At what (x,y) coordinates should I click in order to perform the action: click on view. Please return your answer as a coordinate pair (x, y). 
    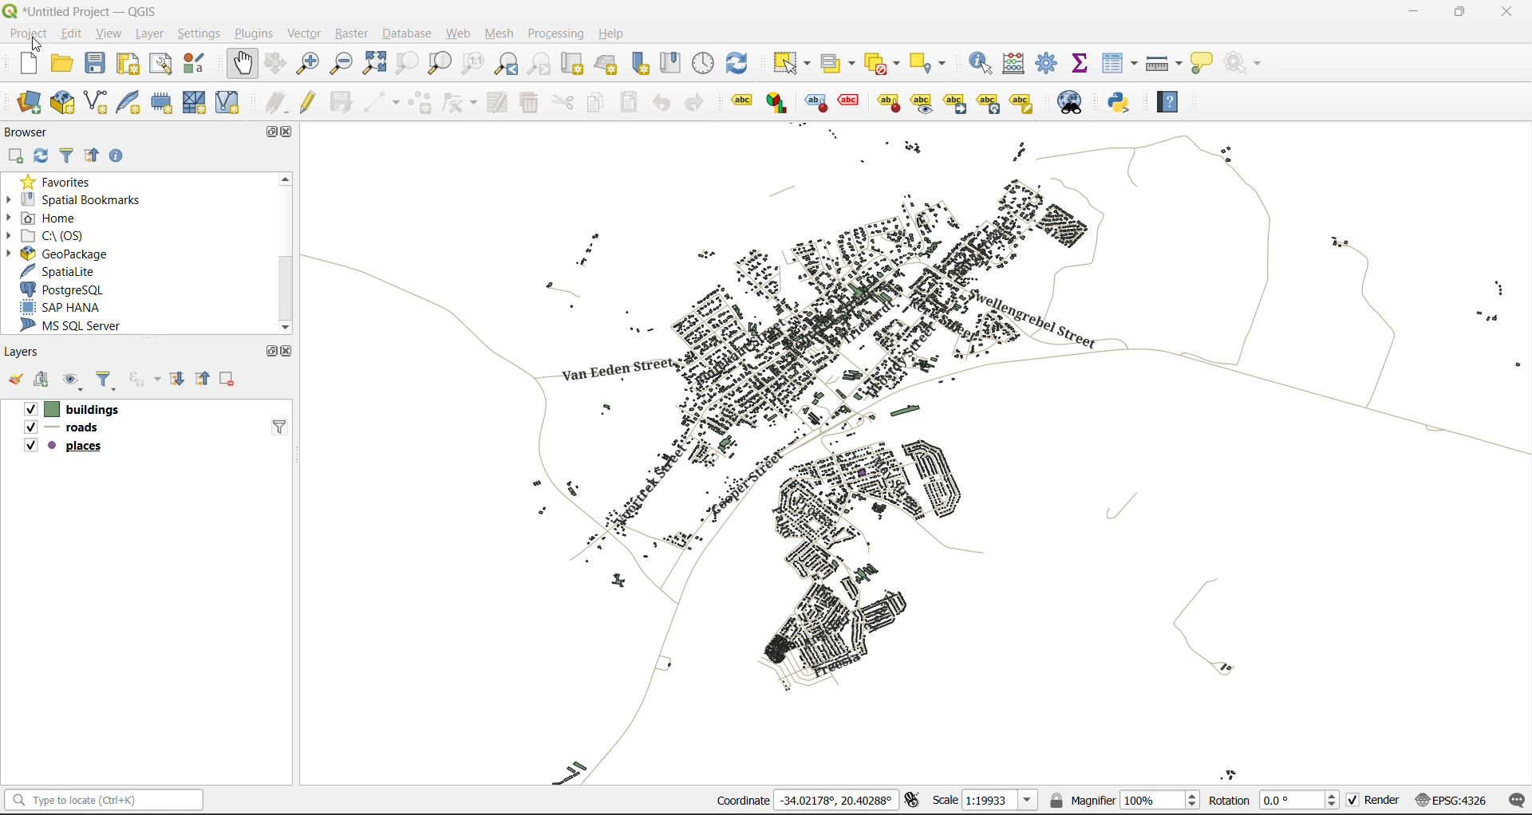
    Looking at the image, I should click on (105, 33).